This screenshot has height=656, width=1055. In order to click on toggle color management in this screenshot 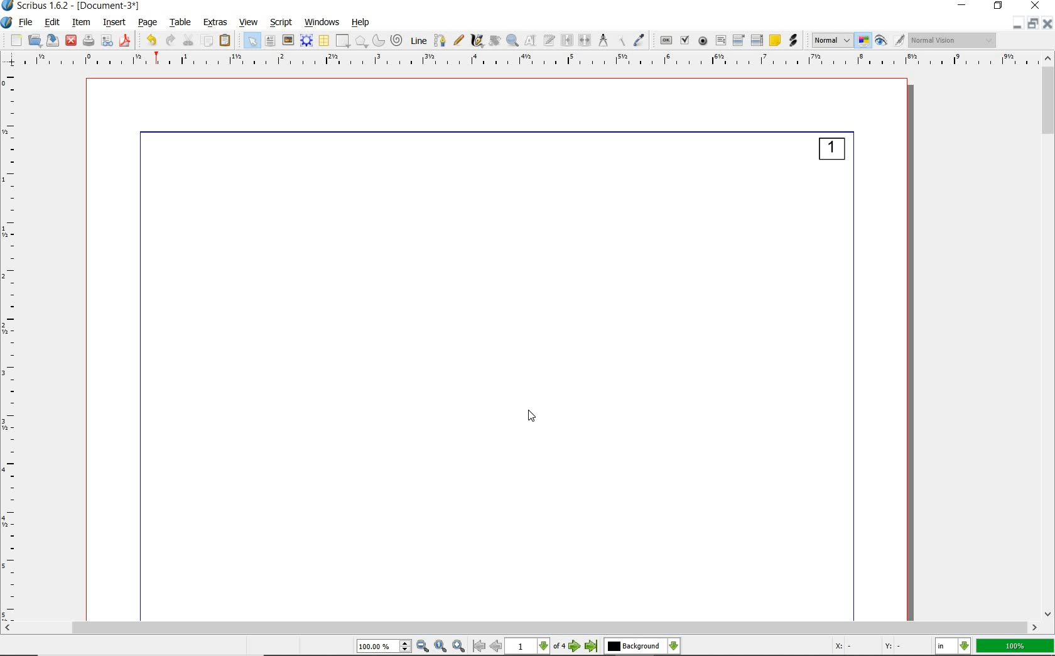, I will do `click(863, 41)`.